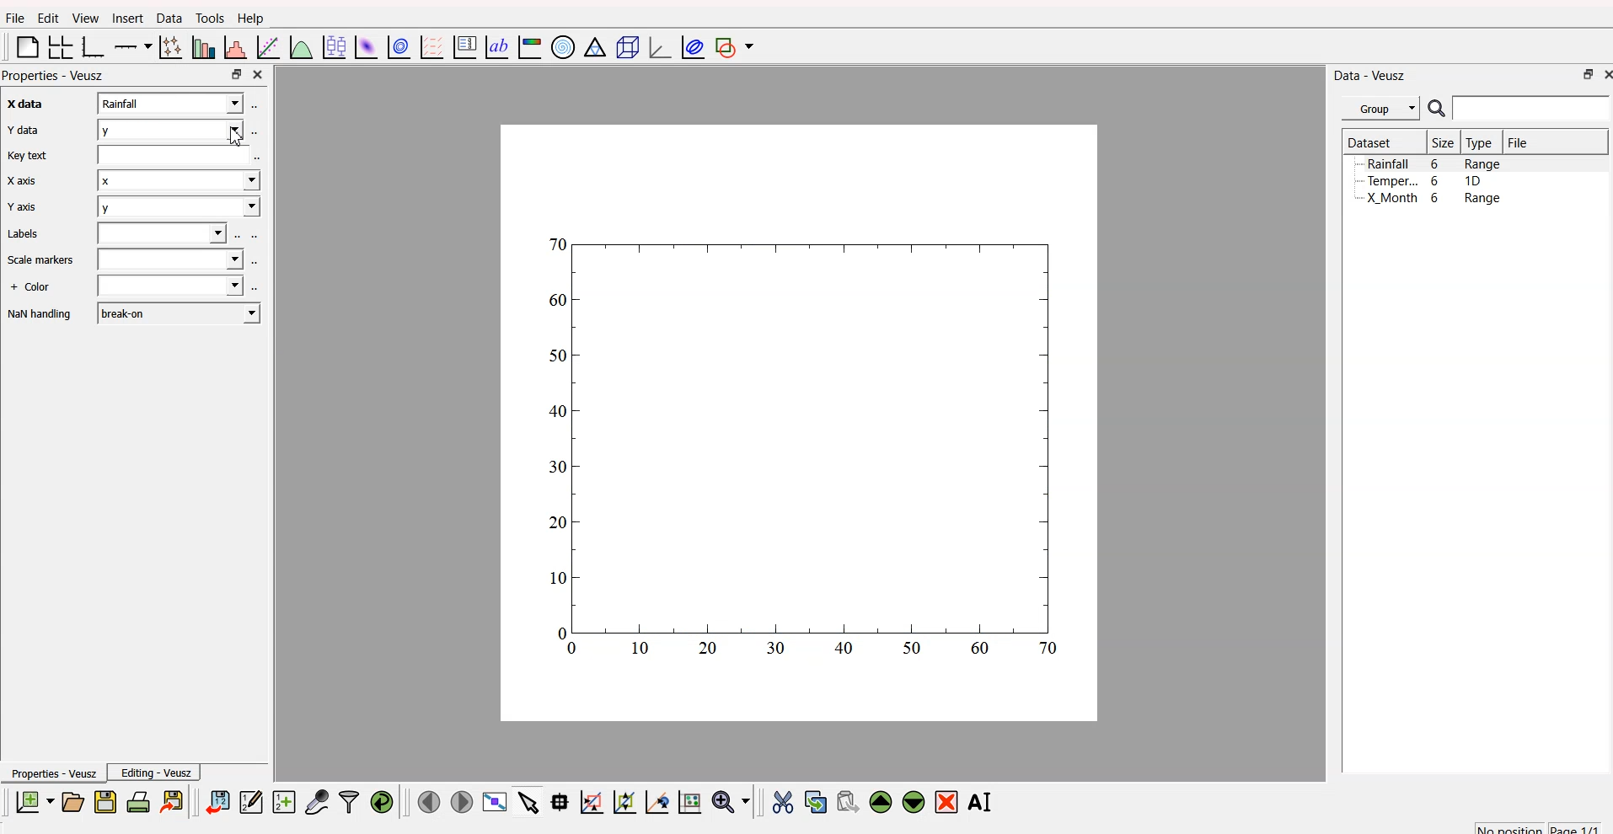 The height and width of the screenshot is (834, 1613). Describe the element at coordinates (176, 206) in the screenshot. I see `y` at that location.